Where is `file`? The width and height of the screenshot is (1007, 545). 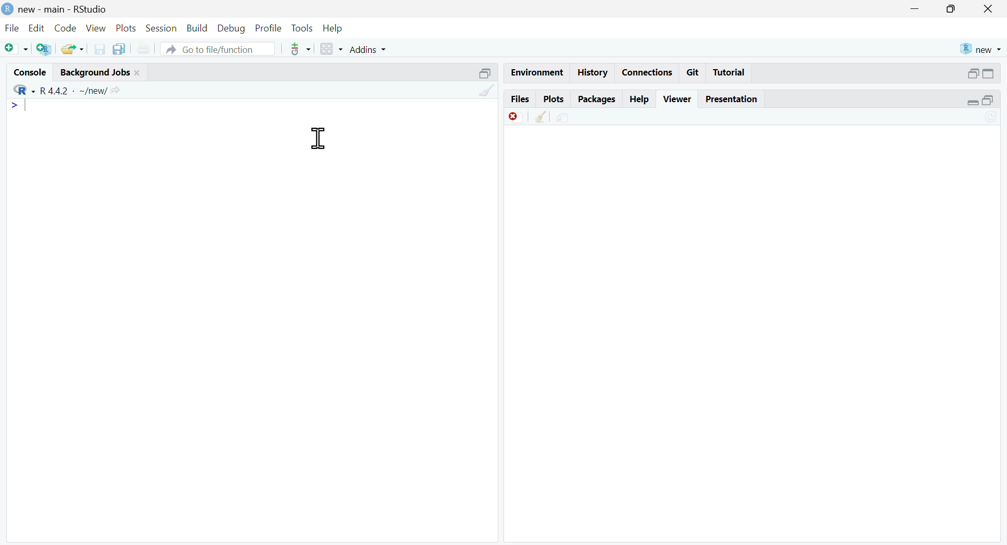
file is located at coordinates (12, 28).